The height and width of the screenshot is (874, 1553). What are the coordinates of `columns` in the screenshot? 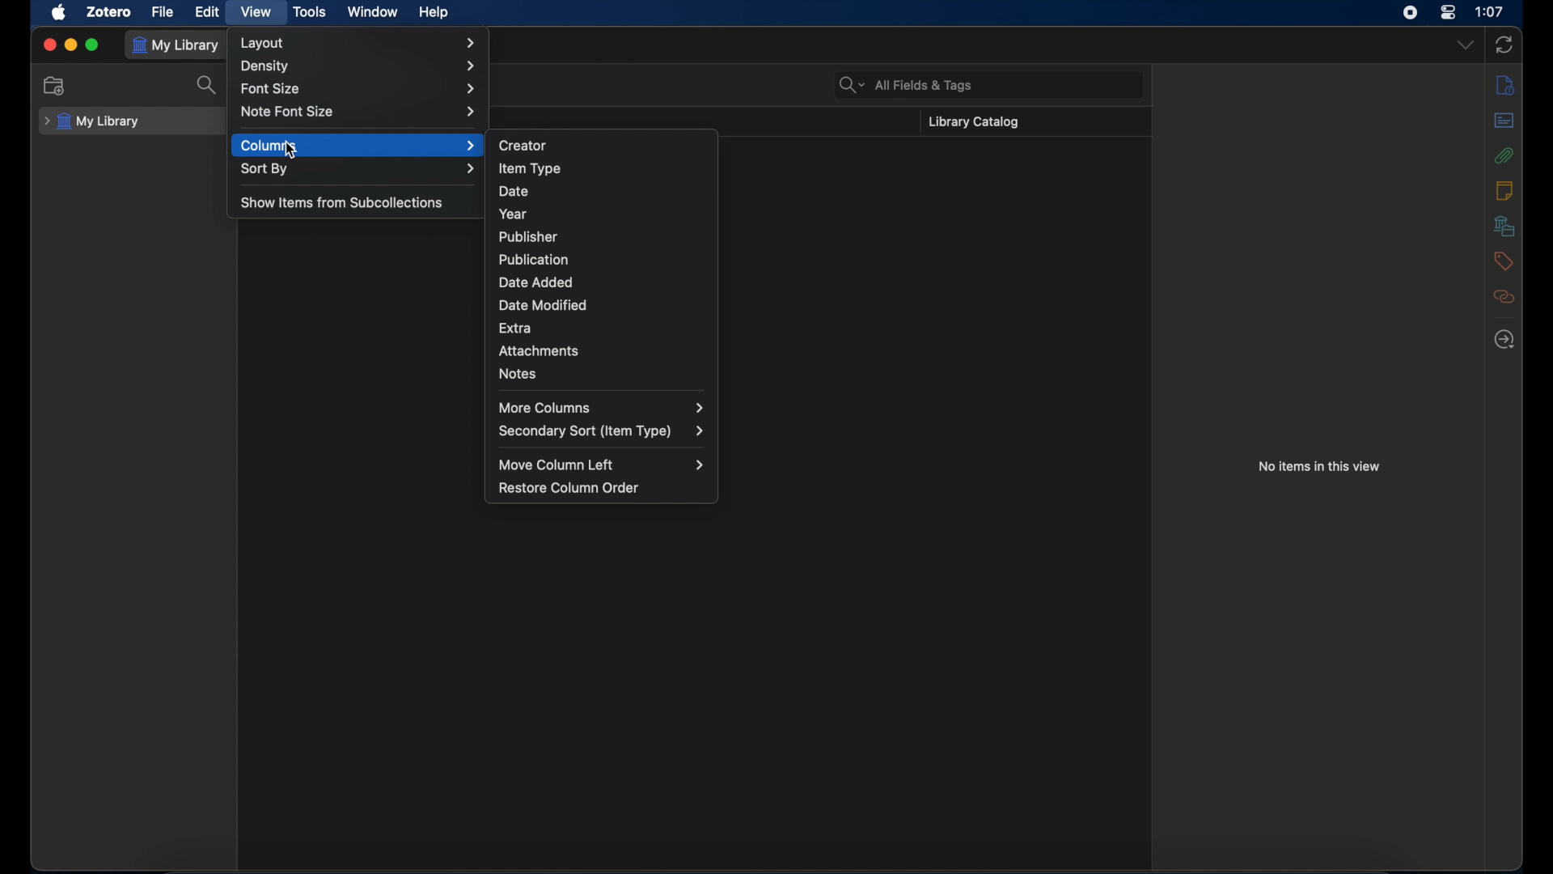 It's located at (358, 146).